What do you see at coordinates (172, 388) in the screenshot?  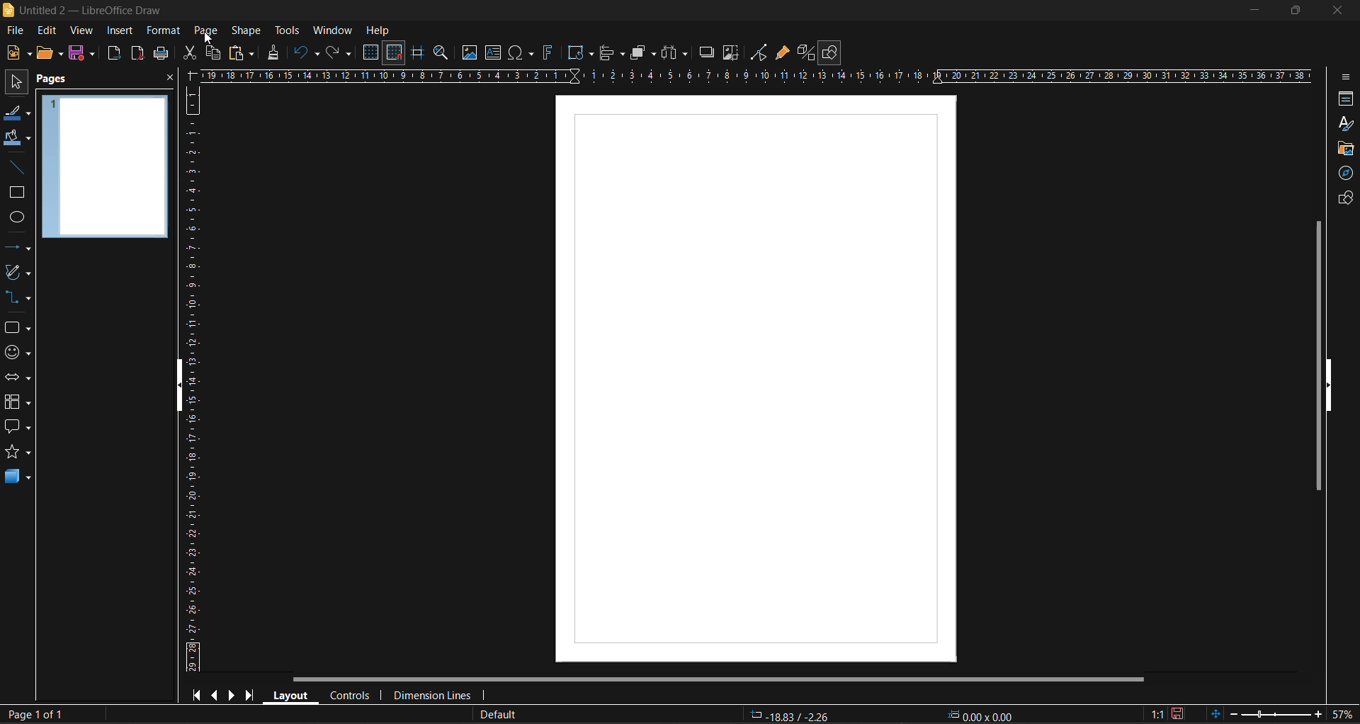 I see `hide` at bounding box center [172, 388].